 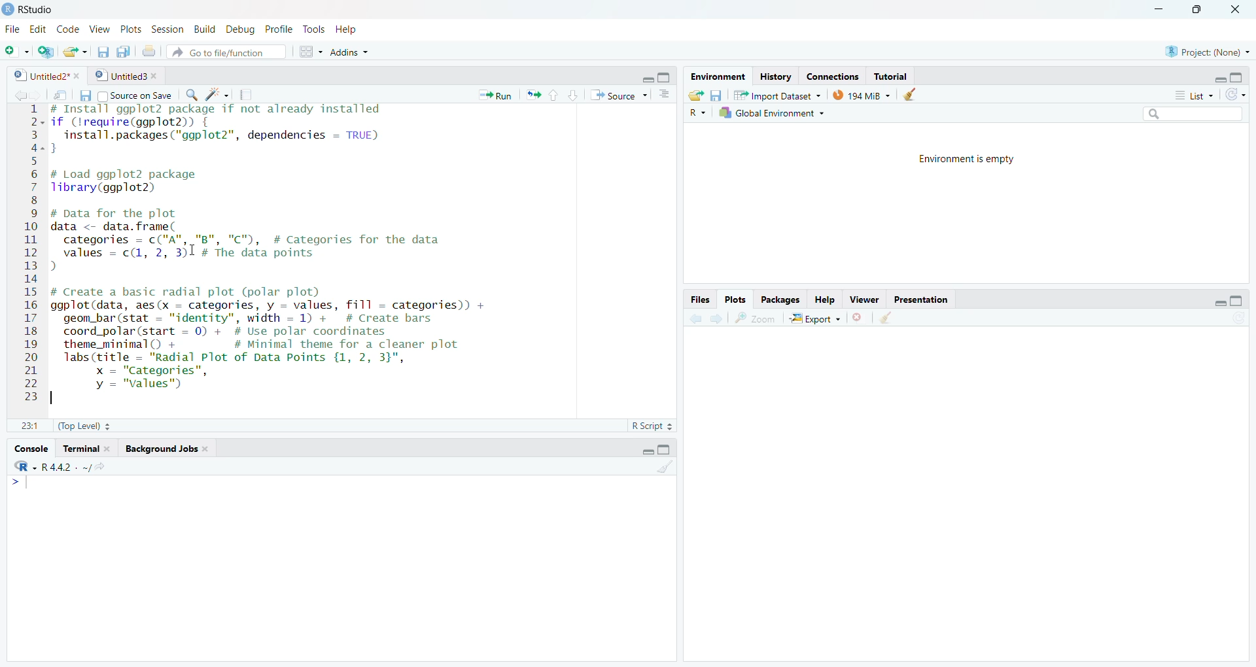 What do you see at coordinates (718, 319) in the screenshot?
I see `move forward` at bounding box center [718, 319].